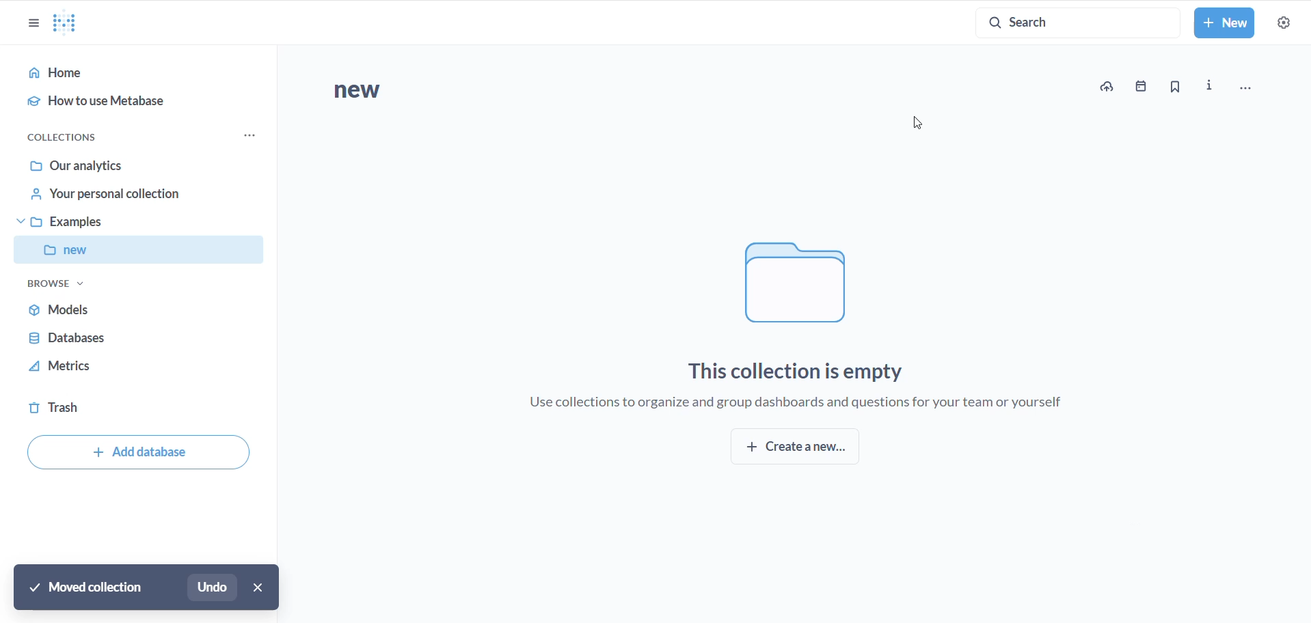 Image resolution: width=1311 pixels, height=623 pixels. I want to click on more options, so click(1252, 89).